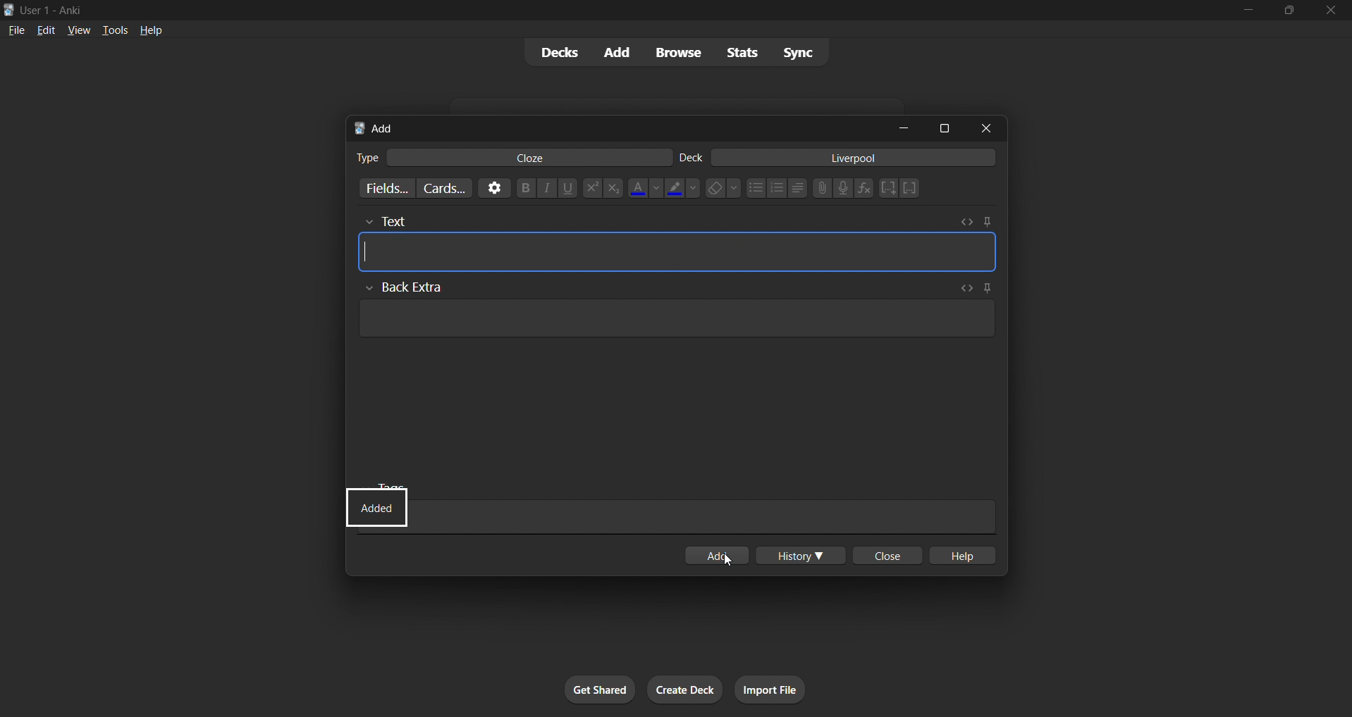 Image resolution: width=1352 pixels, height=717 pixels. Describe the element at coordinates (154, 33) in the screenshot. I see `help` at that location.